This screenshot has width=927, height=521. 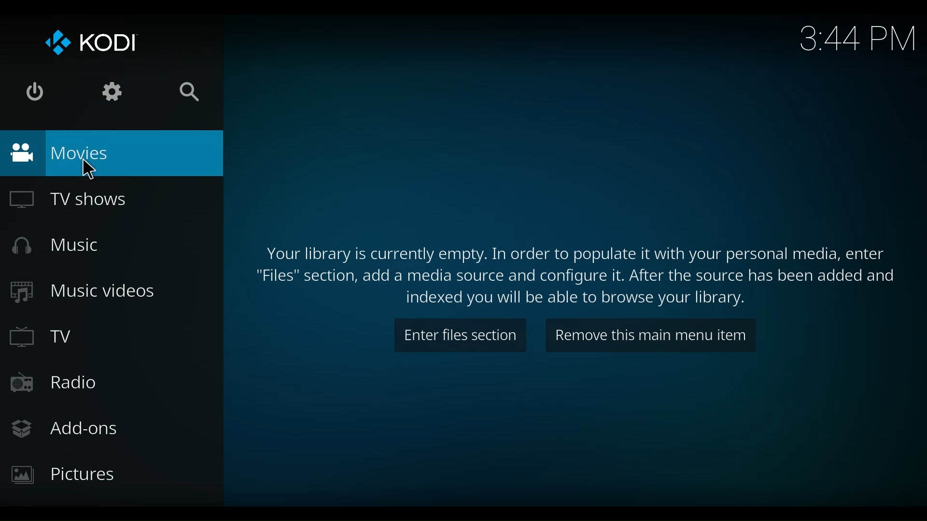 I want to click on TV Shows, so click(x=82, y=199).